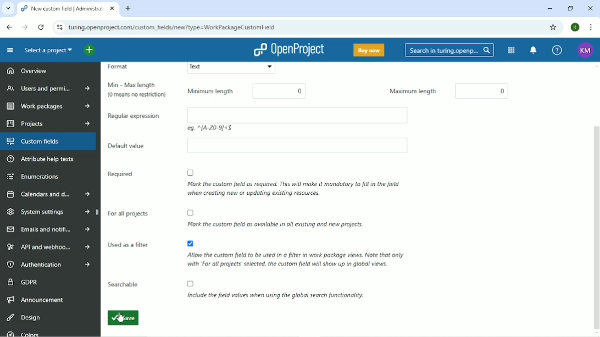 This screenshot has width=600, height=337. Describe the element at coordinates (212, 93) in the screenshot. I see `Munimum length` at that location.